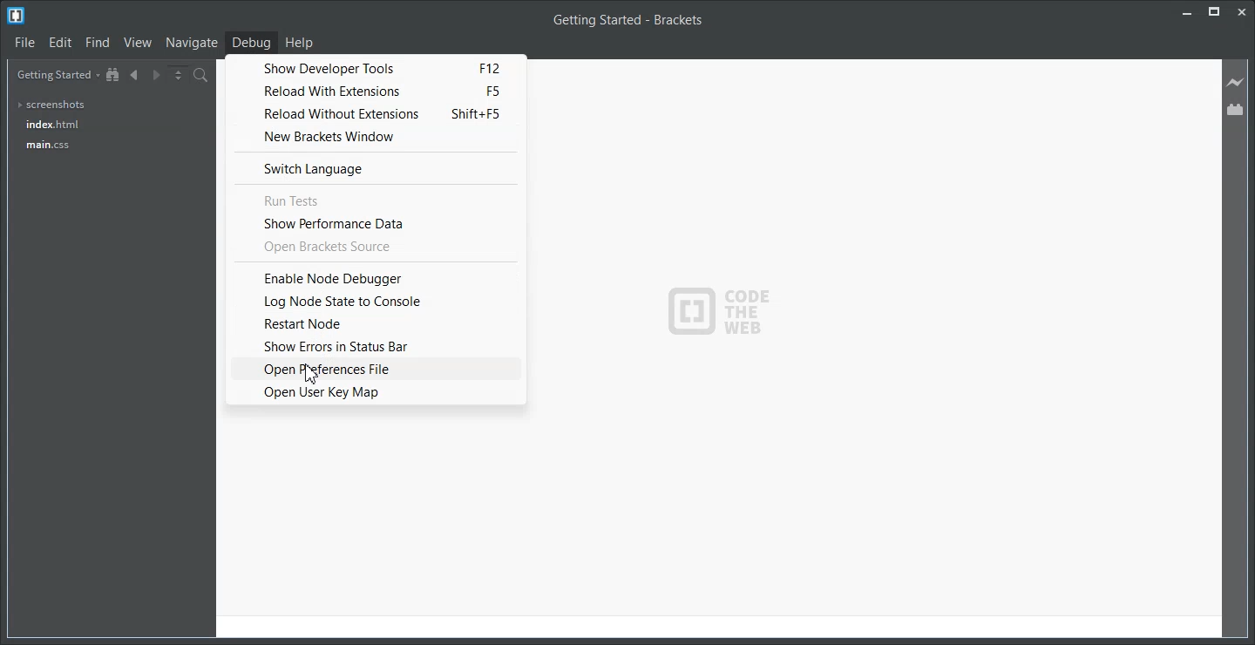 The image size is (1255, 645). I want to click on cursor, so click(312, 377).